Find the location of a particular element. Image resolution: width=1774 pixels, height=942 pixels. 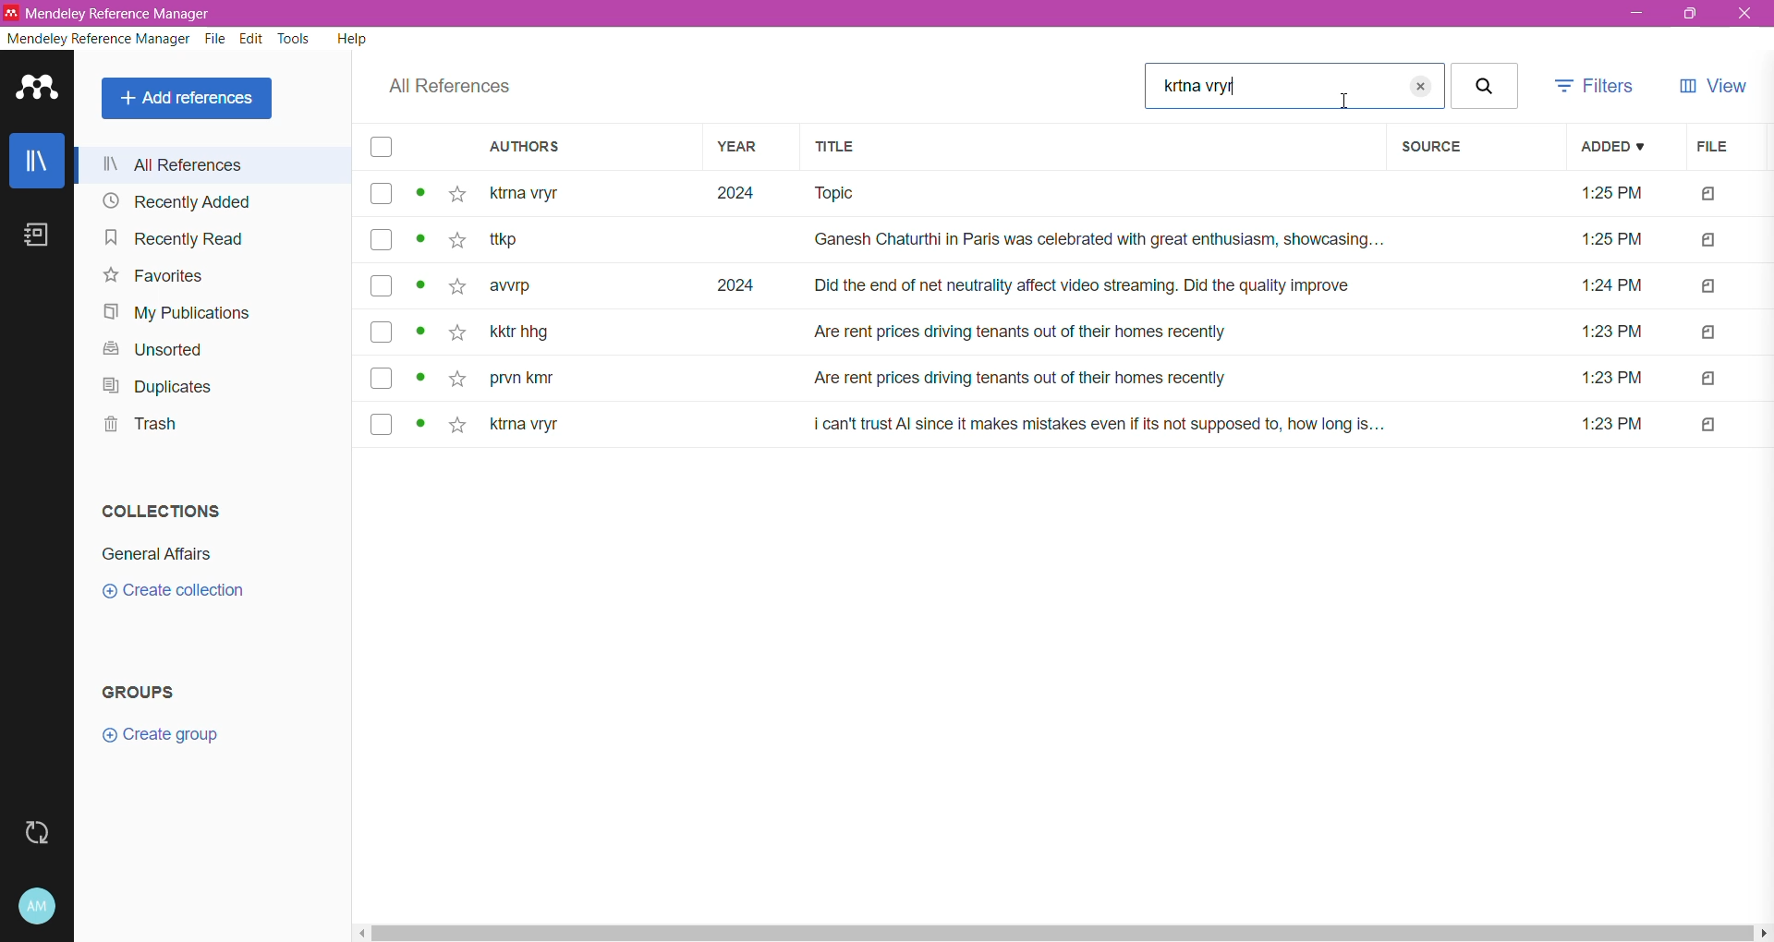

prvn kmr Are rent prices driving tenants out of their homes recently 1:23PM is located at coordinates (1075, 380).